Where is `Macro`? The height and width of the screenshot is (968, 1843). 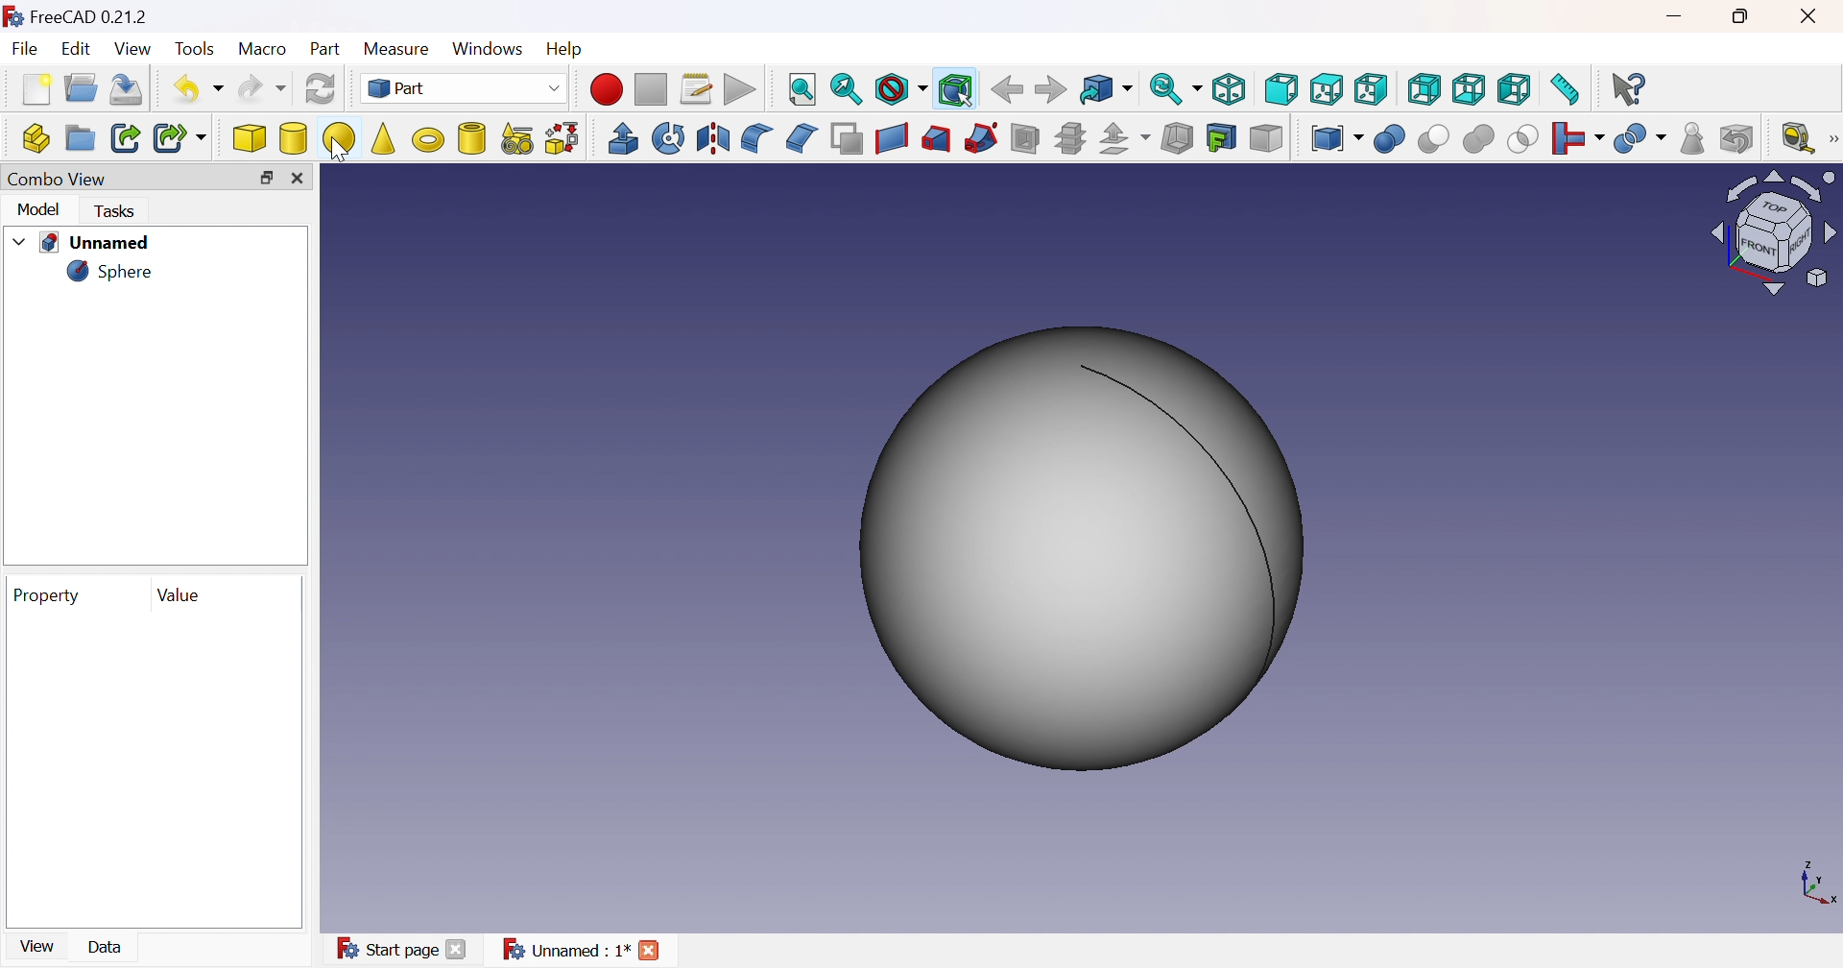
Macro is located at coordinates (263, 49).